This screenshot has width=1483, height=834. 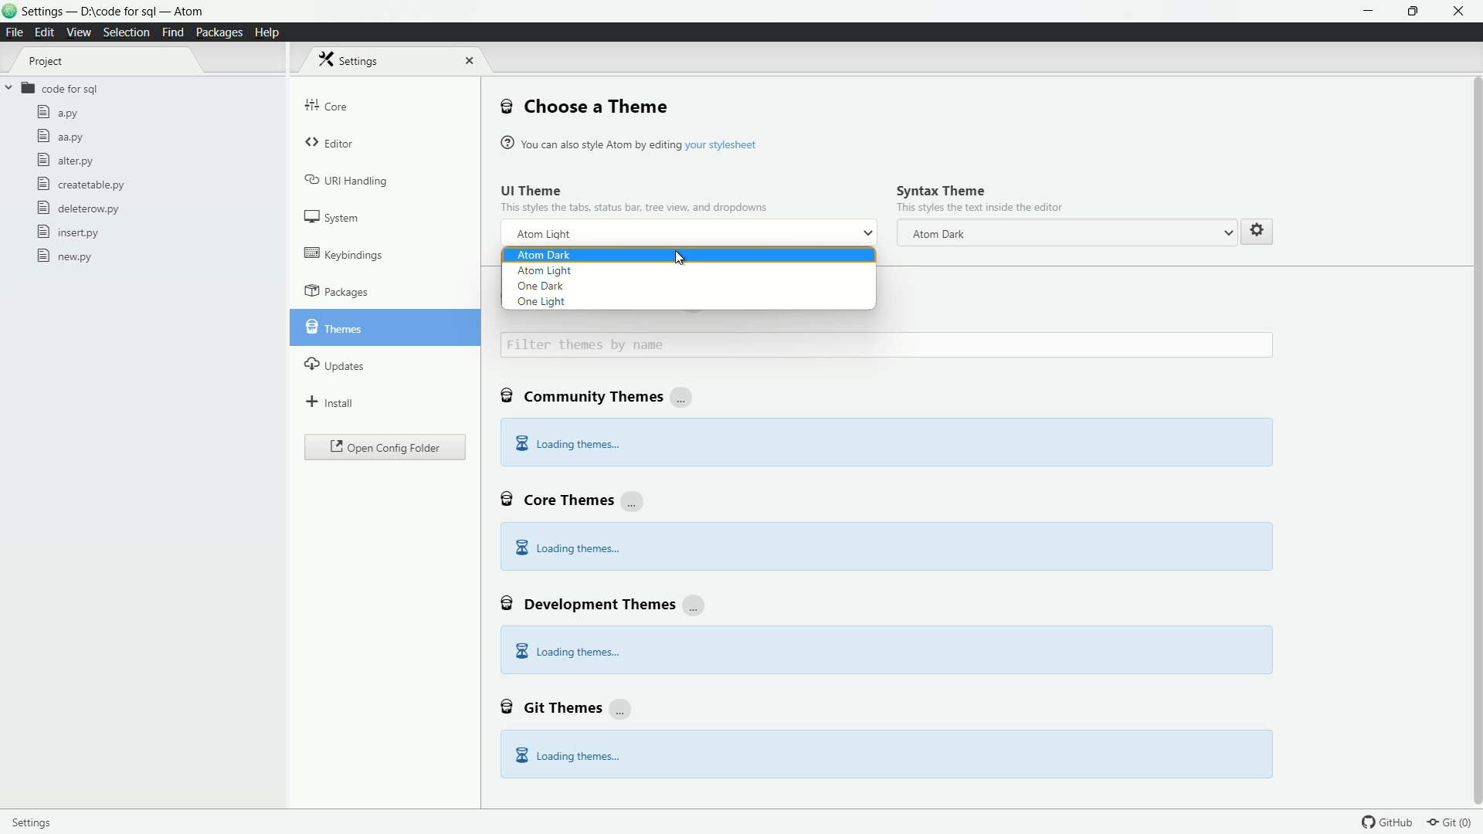 What do you see at coordinates (78, 208) in the screenshot?
I see `deleterow.py file` at bounding box center [78, 208].